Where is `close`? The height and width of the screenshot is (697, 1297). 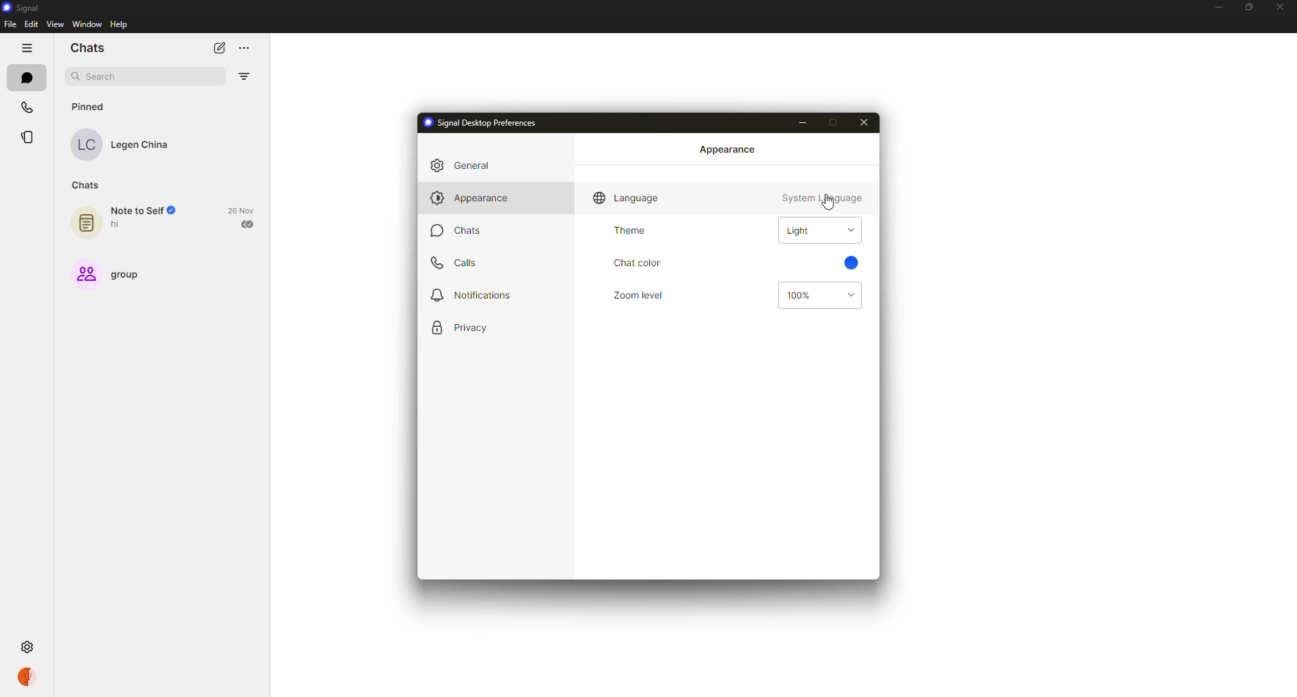
close is located at coordinates (1281, 5).